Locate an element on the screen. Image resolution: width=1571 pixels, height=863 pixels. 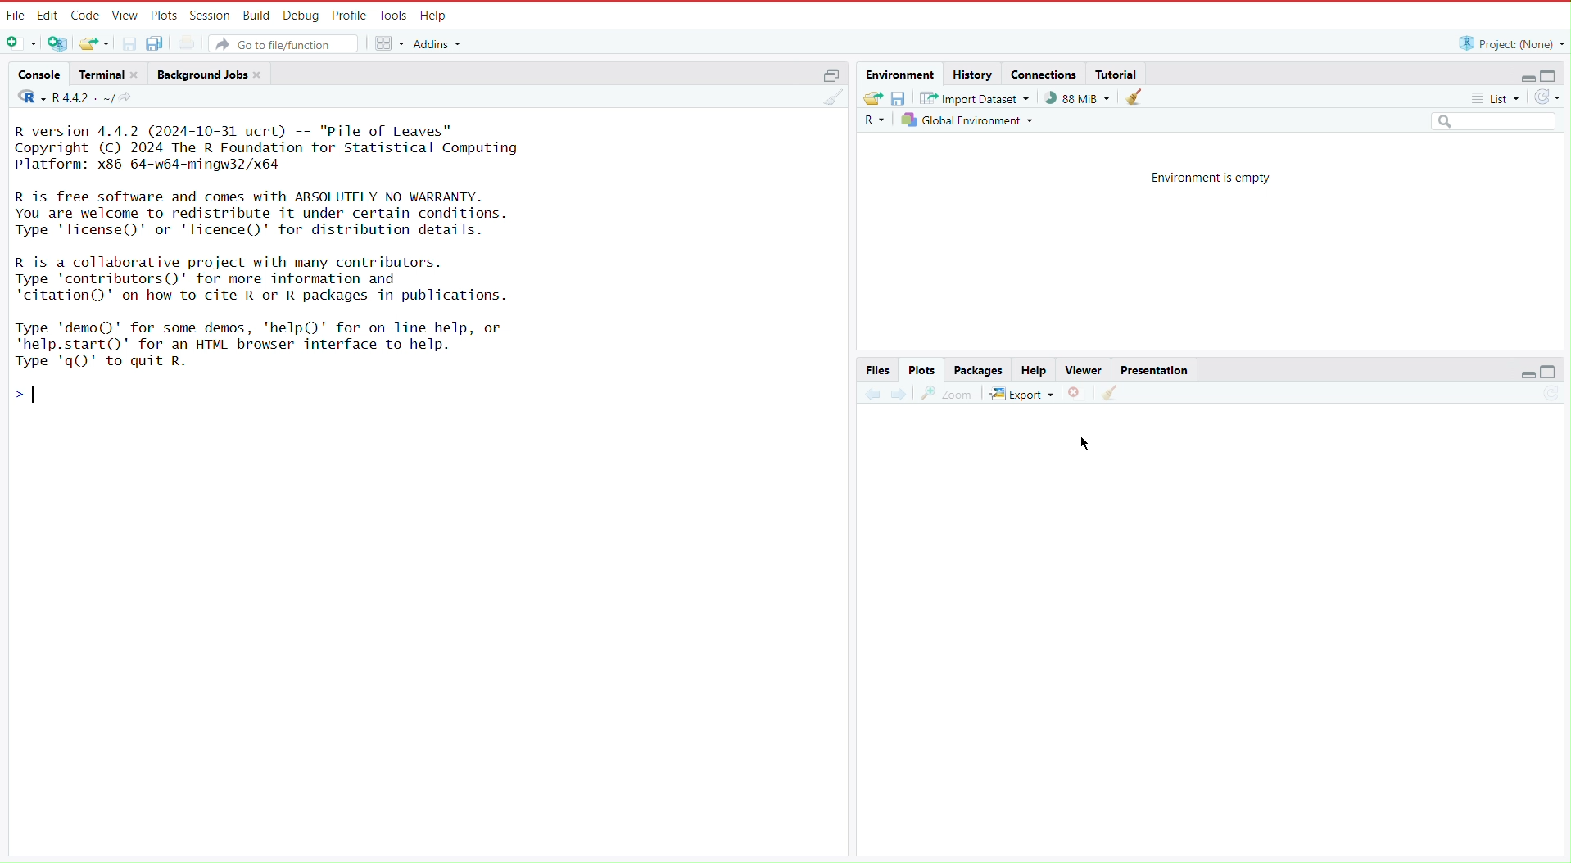
Debug is located at coordinates (299, 15).